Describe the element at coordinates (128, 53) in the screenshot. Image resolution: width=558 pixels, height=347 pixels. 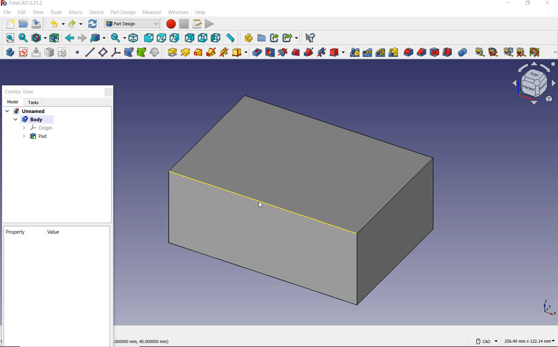
I see `create a shape binder` at that location.